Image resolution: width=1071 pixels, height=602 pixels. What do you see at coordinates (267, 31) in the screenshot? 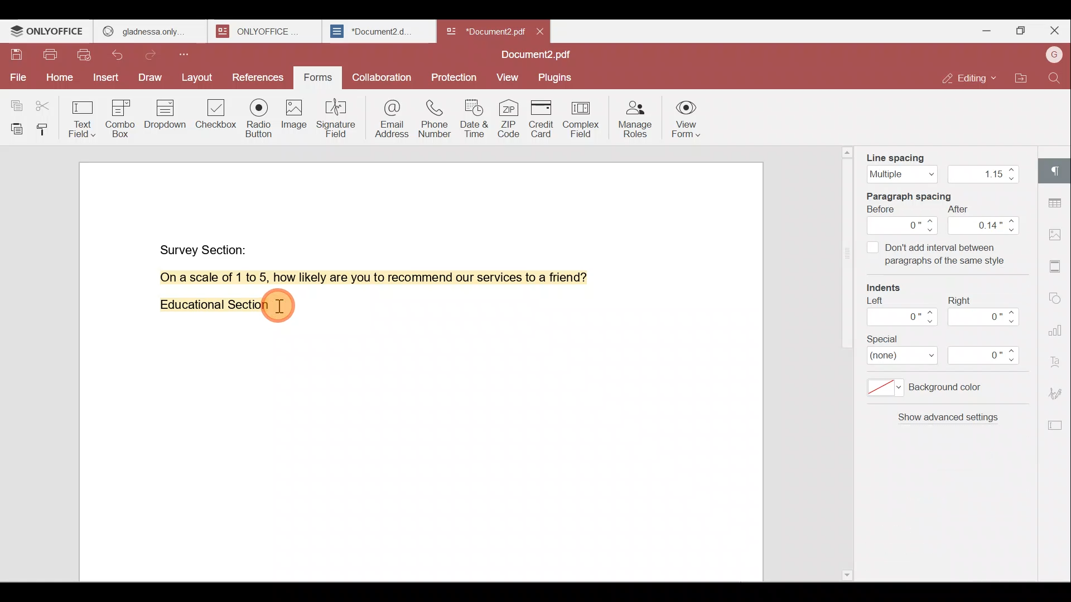
I see `ONLYOFFICE` at bounding box center [267, 31].